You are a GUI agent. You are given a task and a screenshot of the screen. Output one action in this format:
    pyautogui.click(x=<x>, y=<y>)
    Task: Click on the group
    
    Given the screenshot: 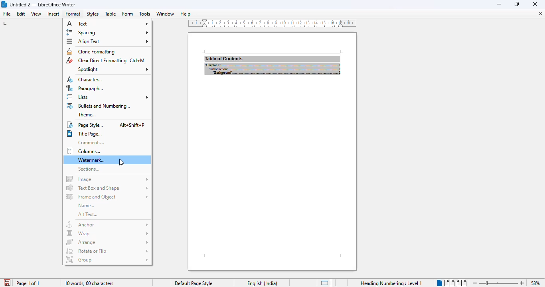 What is the action you would take?
    pyautogui.click(x=107, y=260)
    